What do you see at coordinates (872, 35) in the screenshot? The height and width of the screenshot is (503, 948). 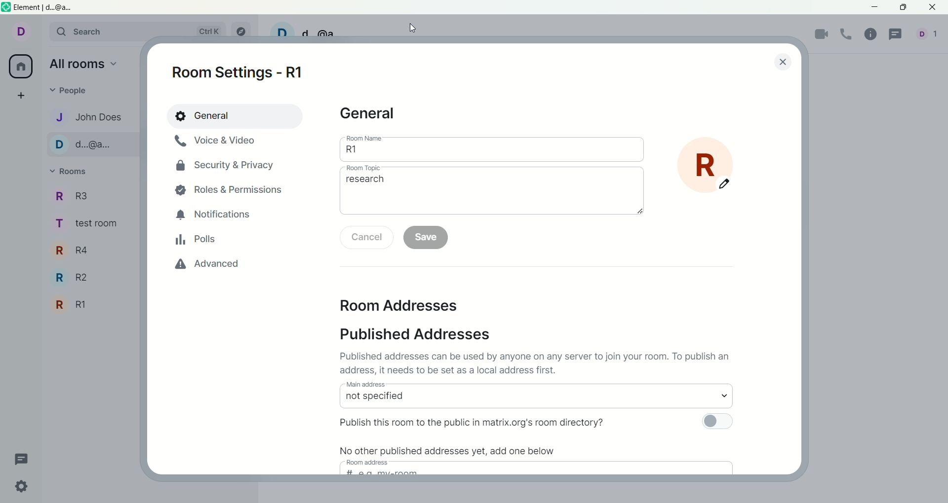 I see `room info` at bounding box center [872, 35].